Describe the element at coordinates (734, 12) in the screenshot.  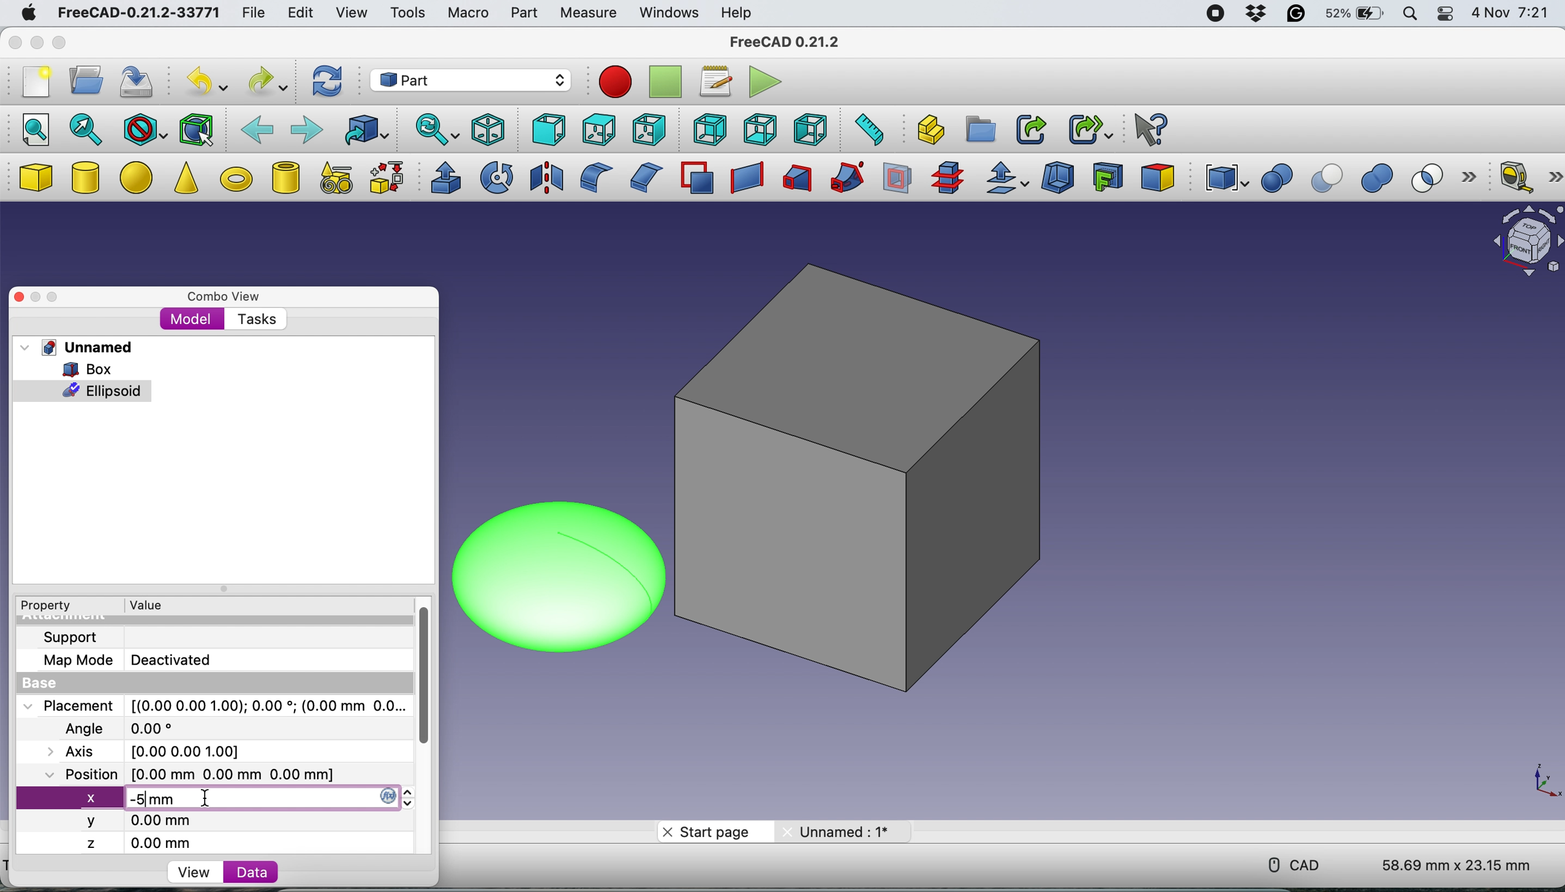
I see `help` at that location.